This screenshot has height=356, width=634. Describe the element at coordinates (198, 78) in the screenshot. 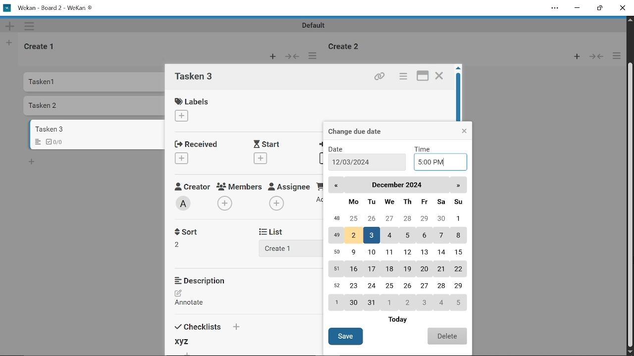

I see `card name` at that location.